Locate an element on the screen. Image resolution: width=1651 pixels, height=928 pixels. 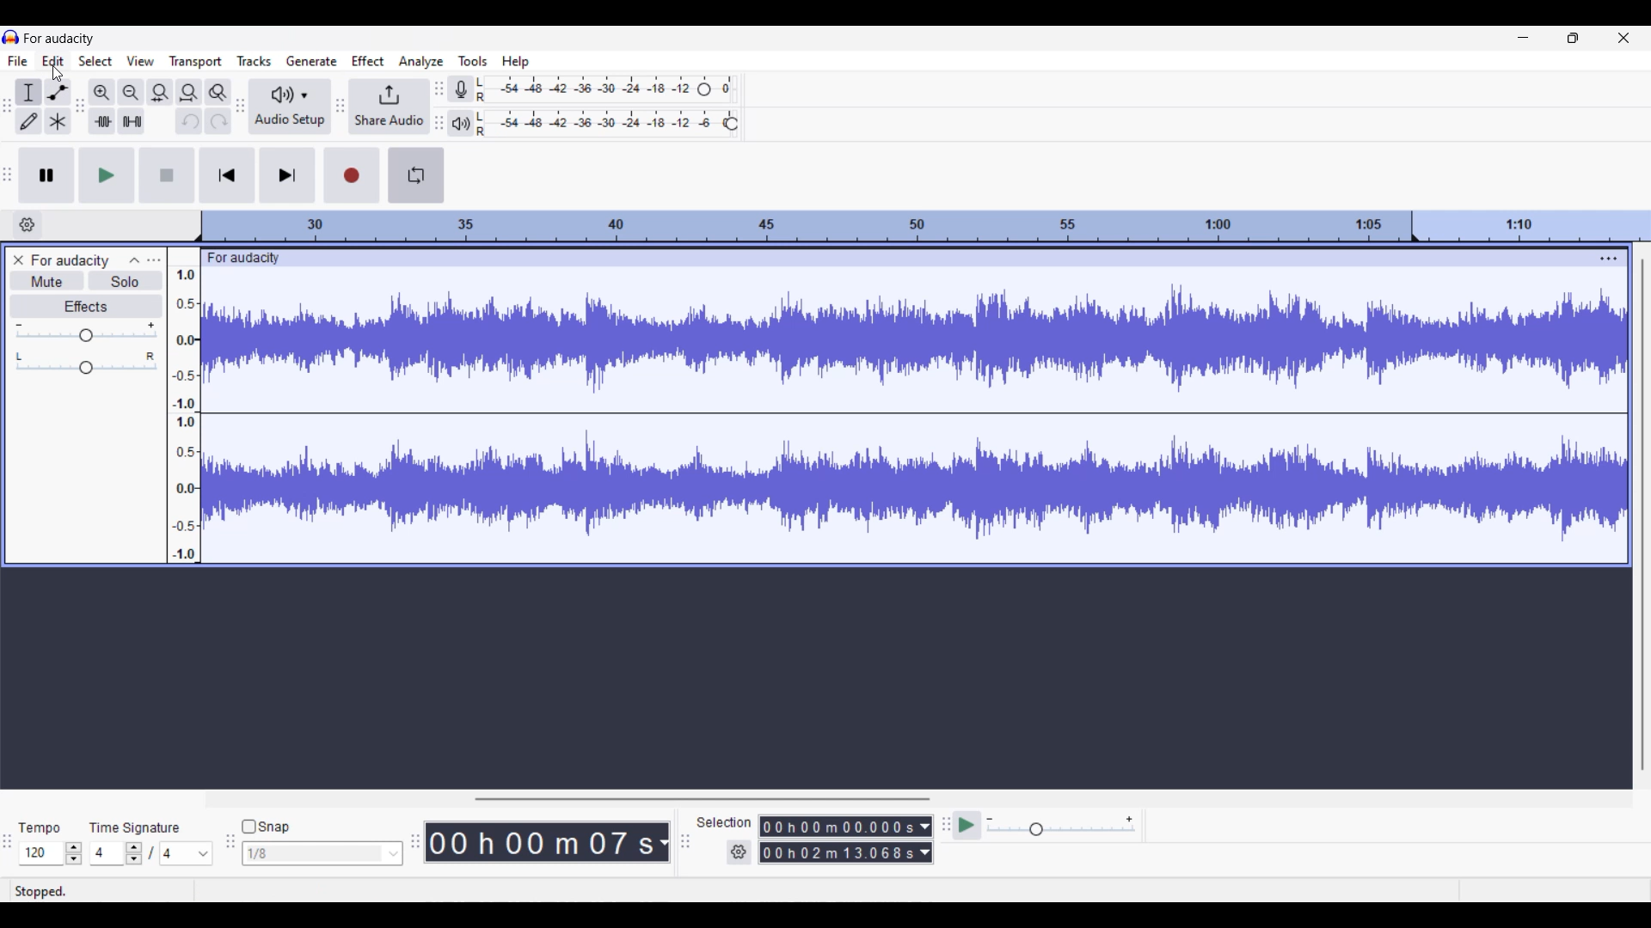
Playback level header is located at coordinates (731, 124).